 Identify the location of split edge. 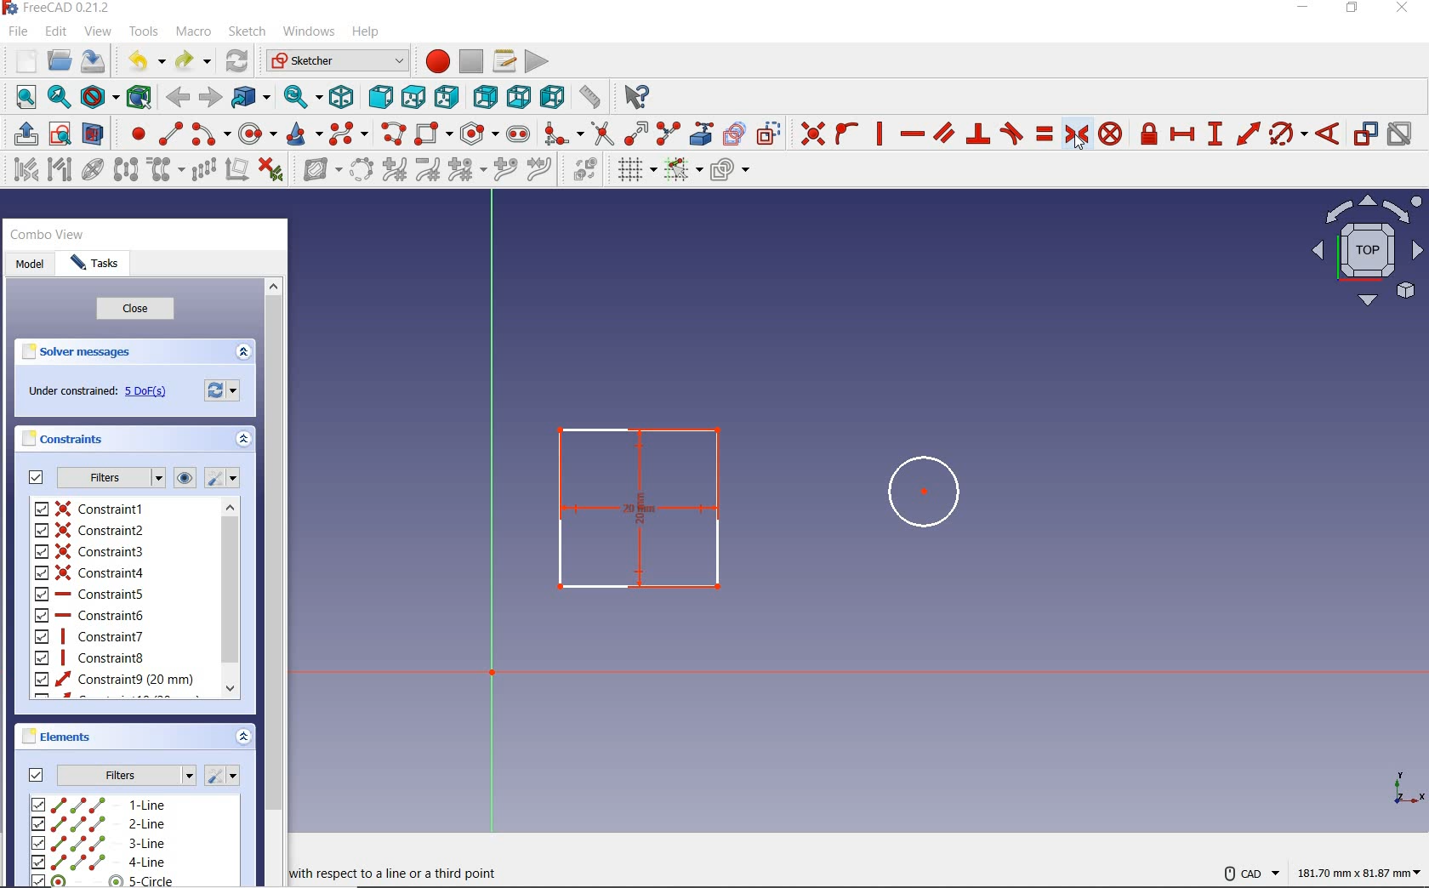
(668, 132).